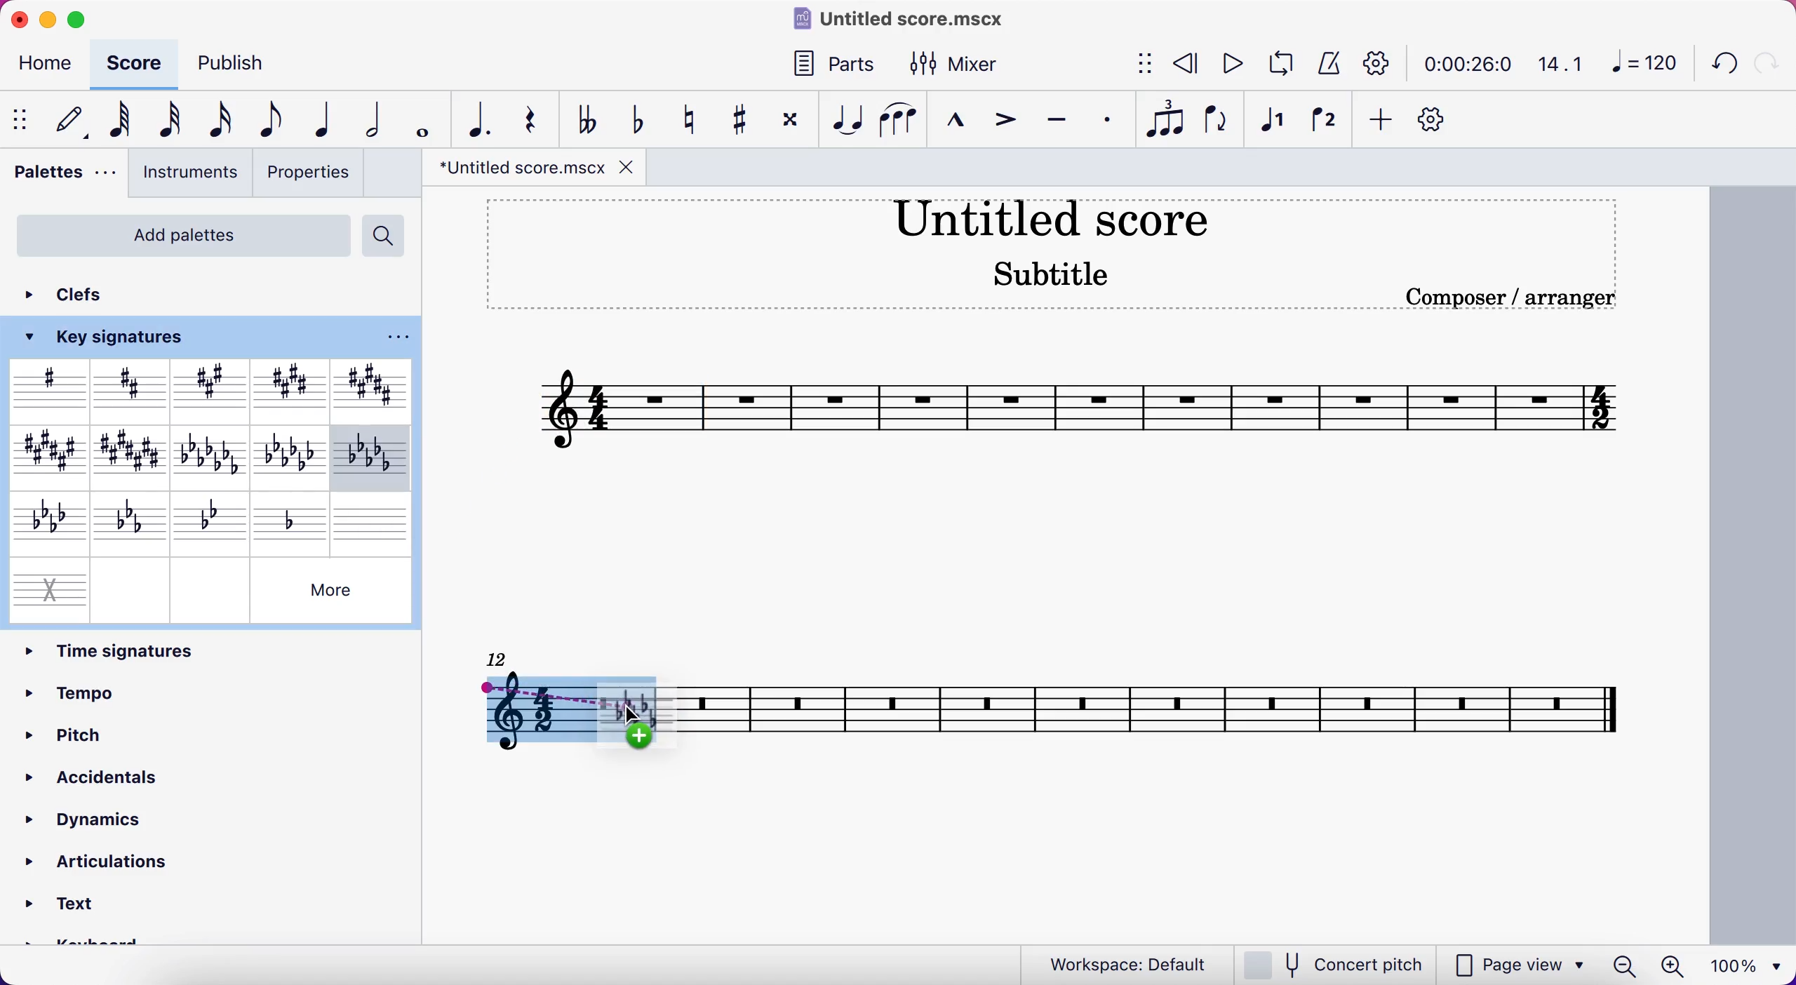 The height and width of the screenshot is (985, 1796). What do you see at coordinates (1228, 62) in the screenshot?
I see `play` at bounding box center [1228, 62].